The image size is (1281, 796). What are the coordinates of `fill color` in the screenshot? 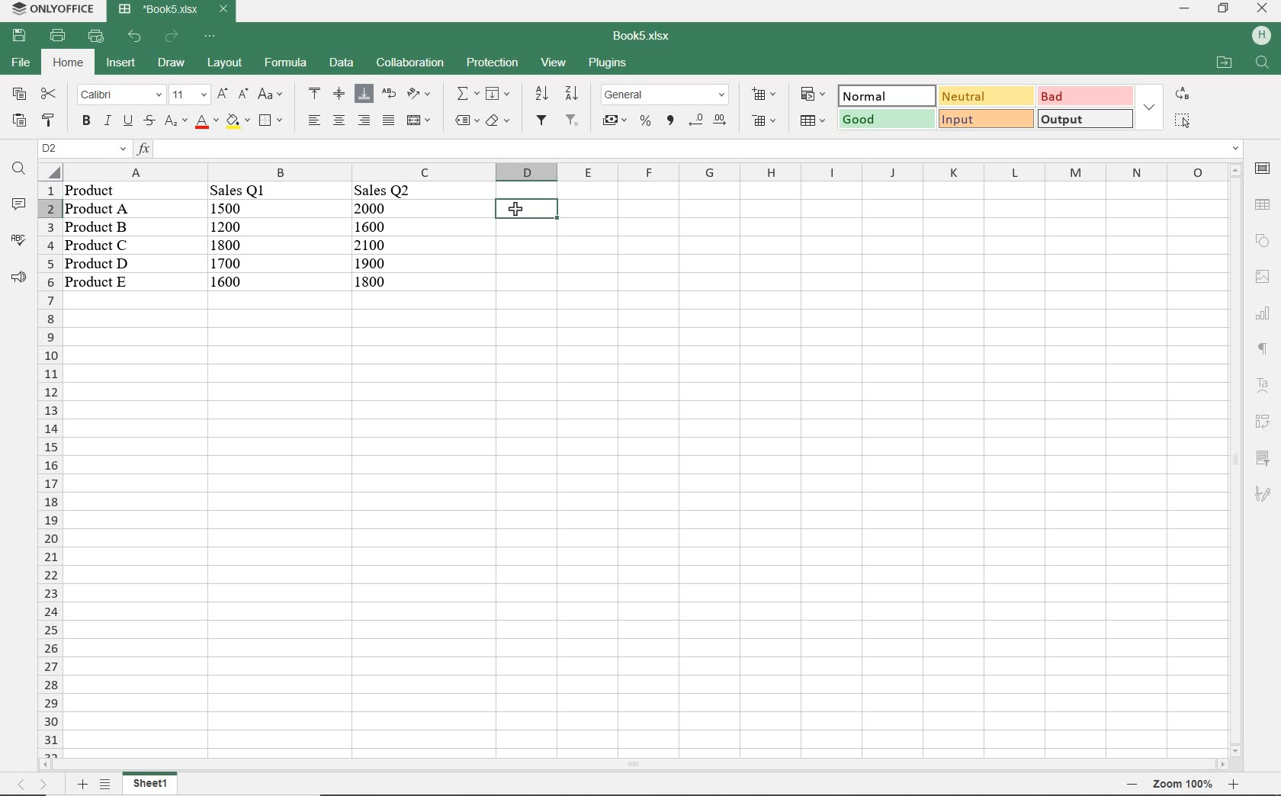 It's located at (236, 120).